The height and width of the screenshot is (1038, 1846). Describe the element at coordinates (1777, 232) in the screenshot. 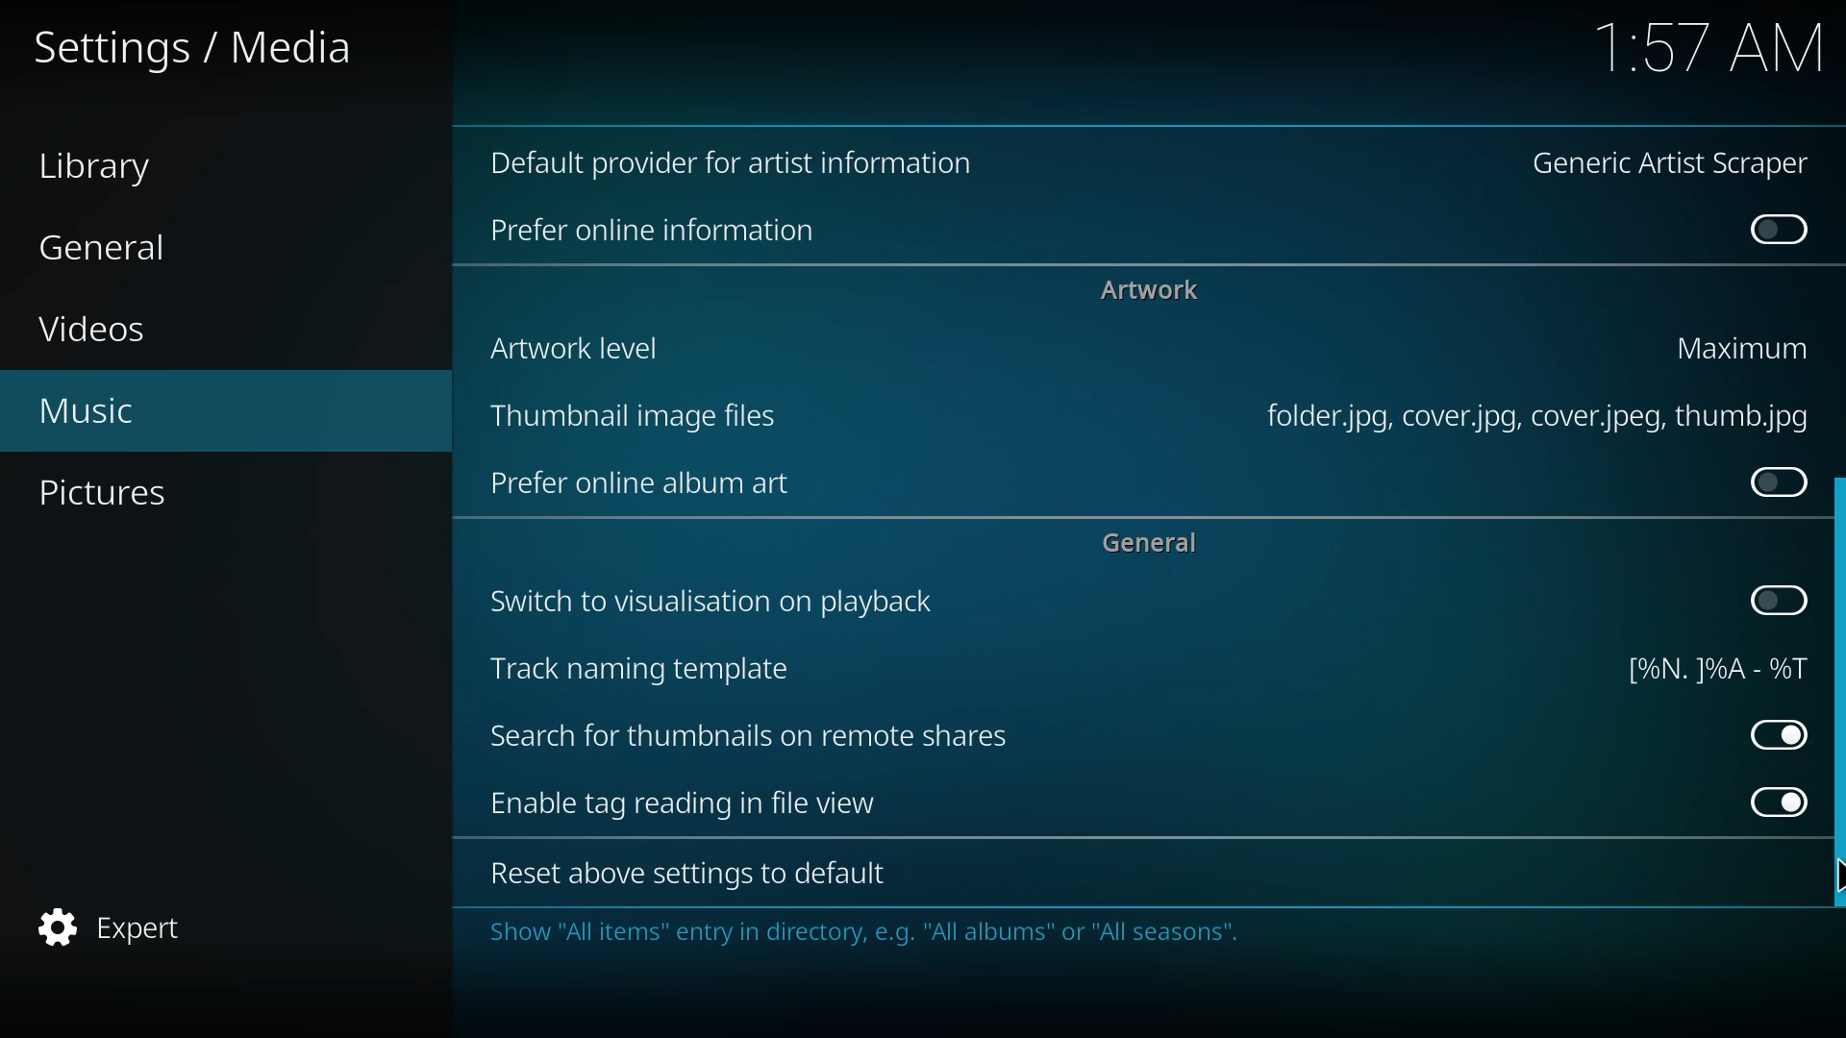

I see `disabled` at that location.